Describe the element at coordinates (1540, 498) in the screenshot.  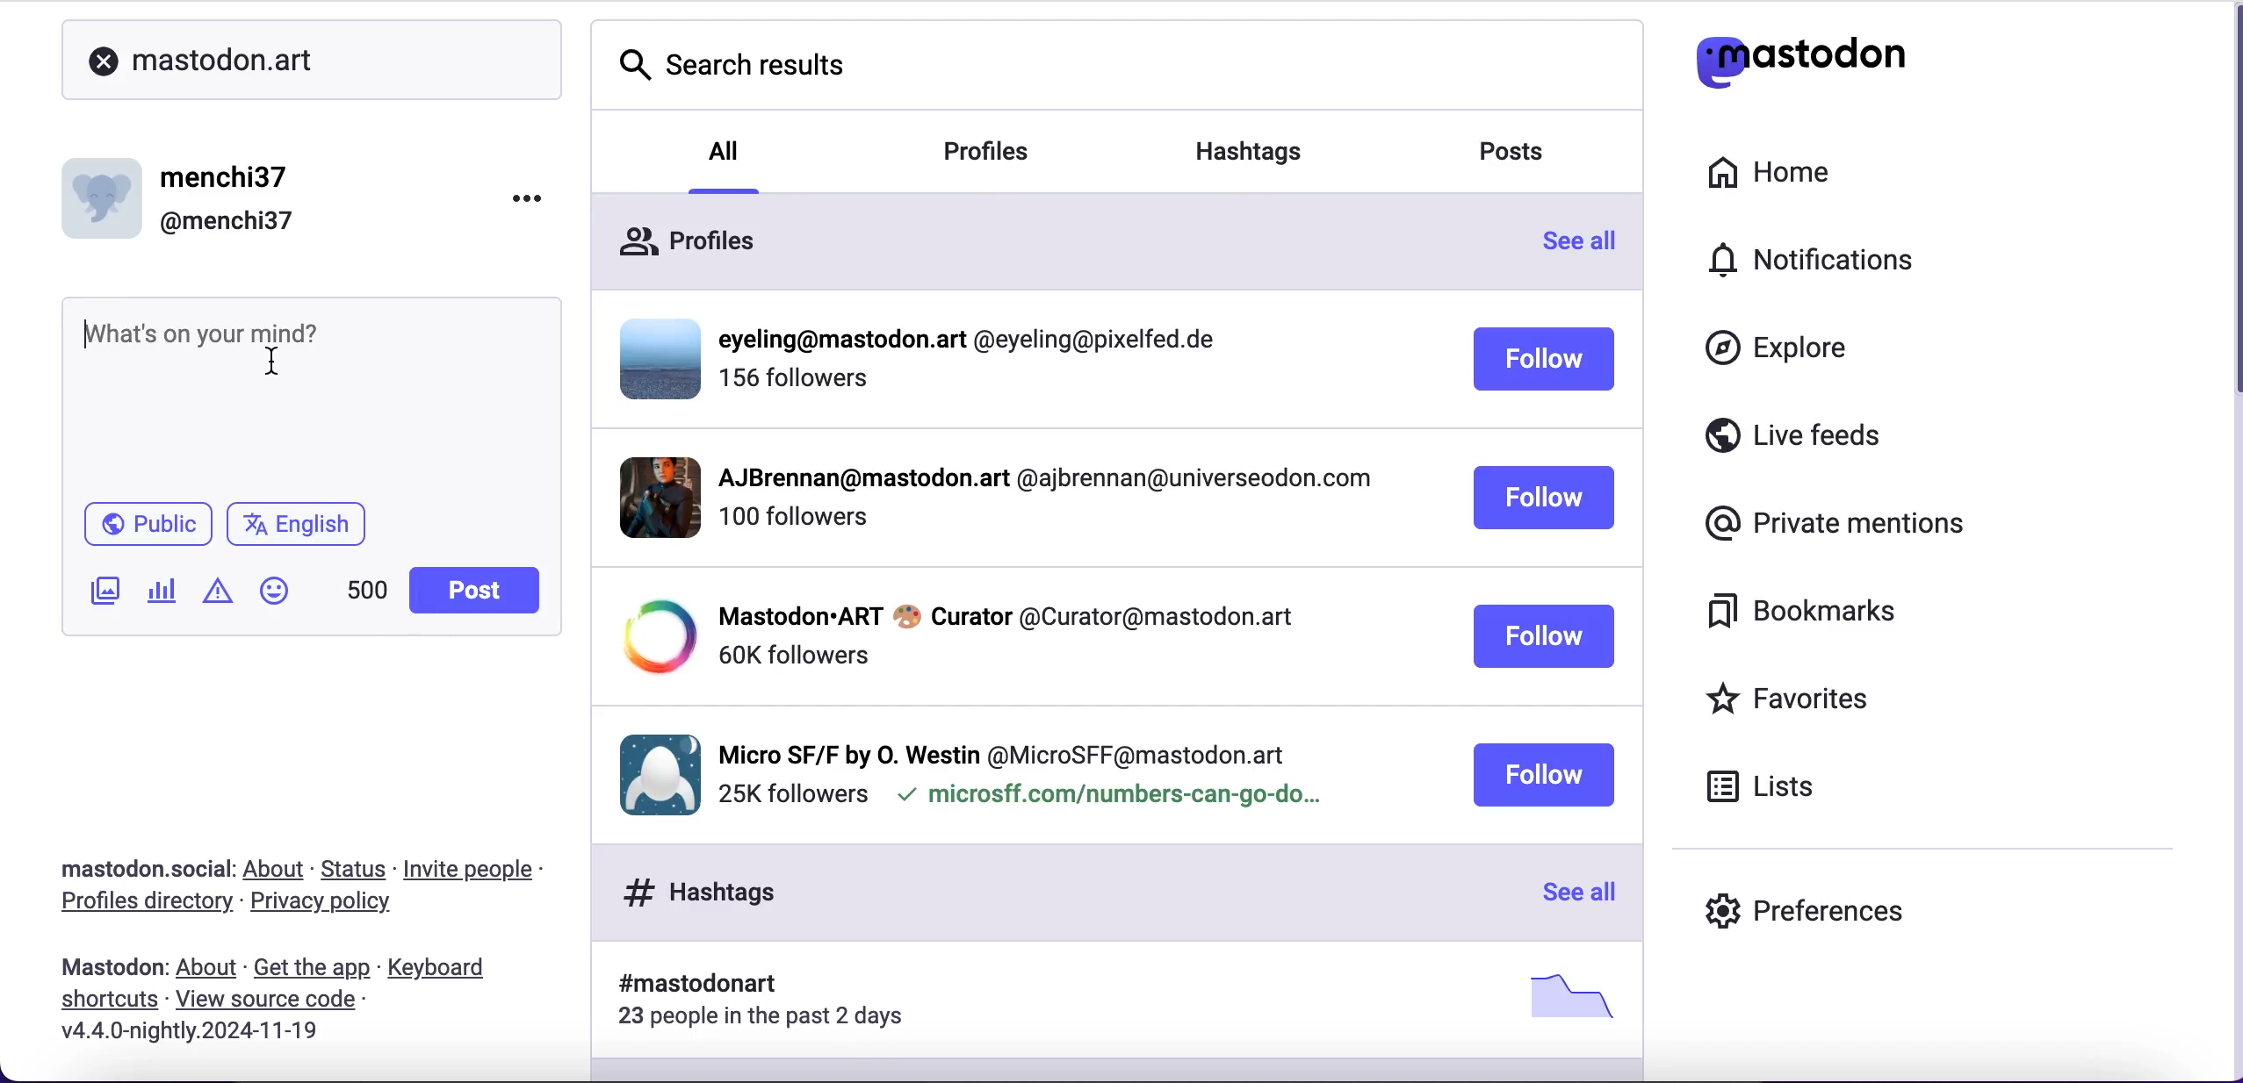
I see `follow` at that location.